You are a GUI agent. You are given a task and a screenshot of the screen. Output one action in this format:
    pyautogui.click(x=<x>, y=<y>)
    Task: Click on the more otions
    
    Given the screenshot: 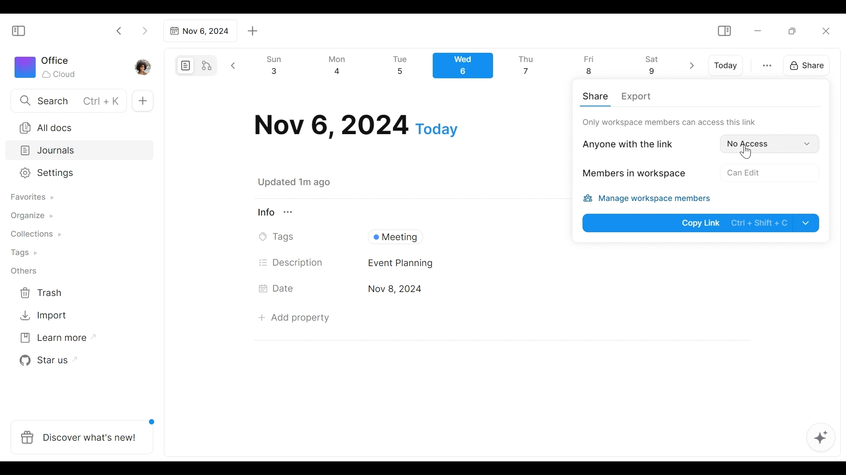 What is the action you would take?
    pyautogui.click(x=767, y=65)
    